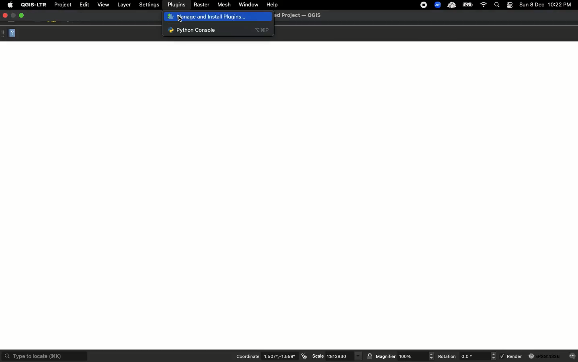 This screenshot has width=578, height=362. Describe the element at coordinates (85, 4) in the screenshot. I see `Edit` at that location.